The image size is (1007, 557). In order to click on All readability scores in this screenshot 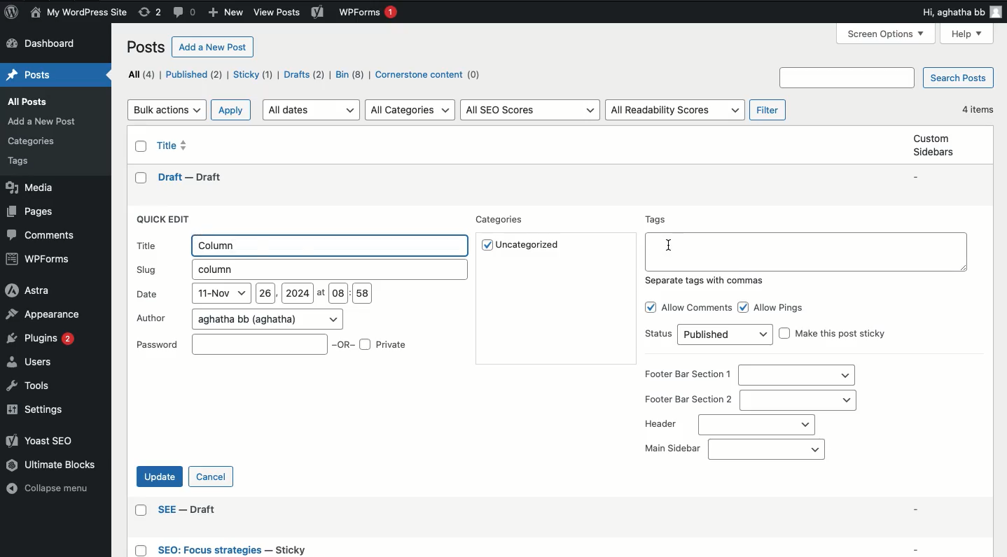, I will do `click(674, 109)`.